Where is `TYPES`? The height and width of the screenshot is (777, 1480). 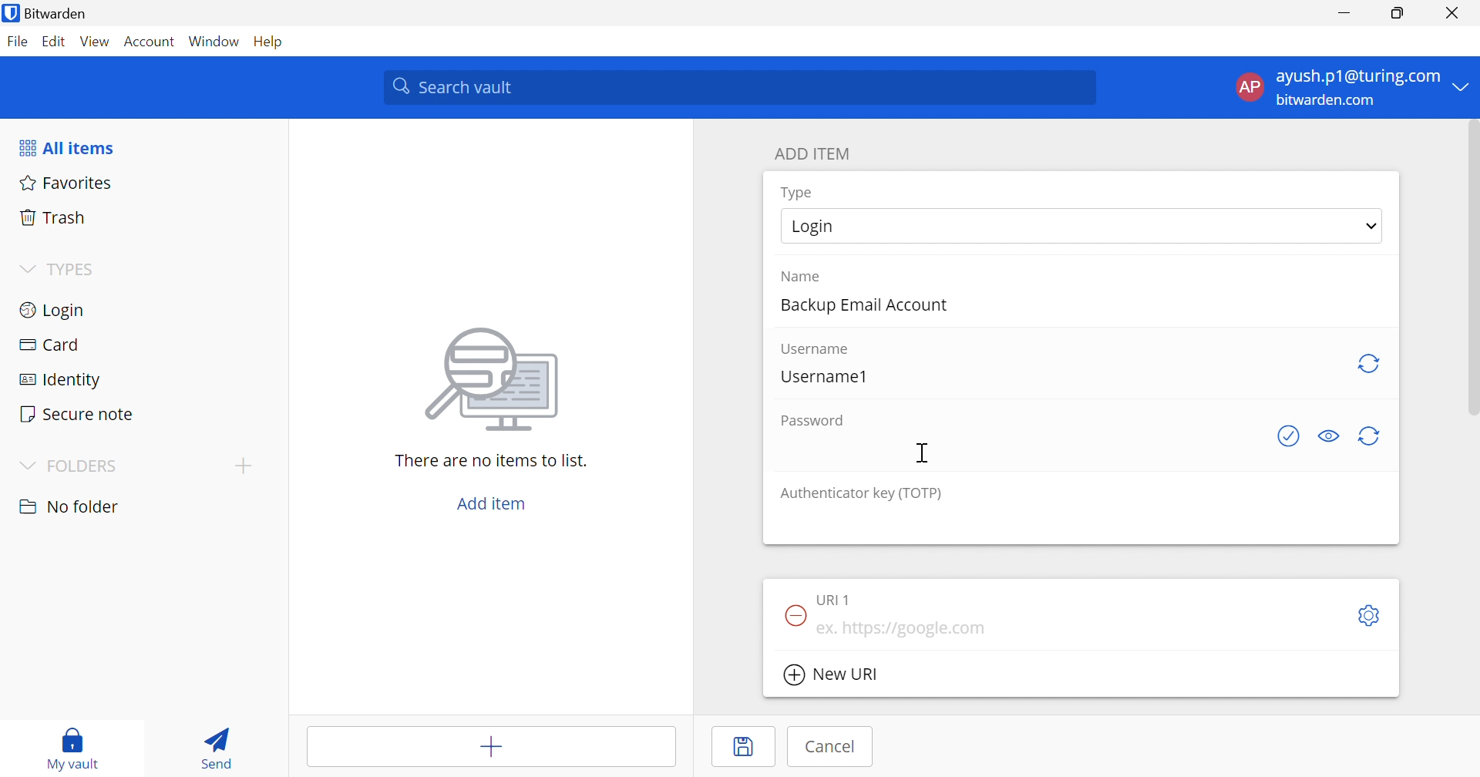 TYPES is located at coordinates (72, 268).